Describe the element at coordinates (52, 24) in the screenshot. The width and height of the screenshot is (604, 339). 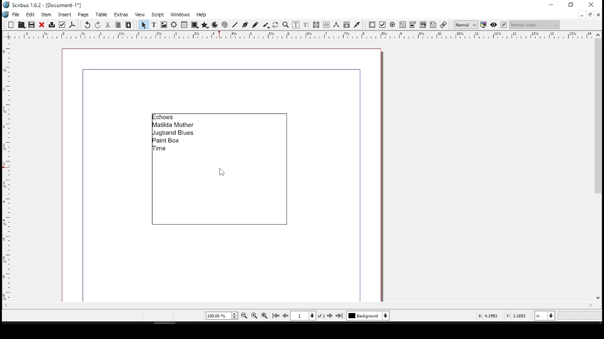
I see `print` at that location.